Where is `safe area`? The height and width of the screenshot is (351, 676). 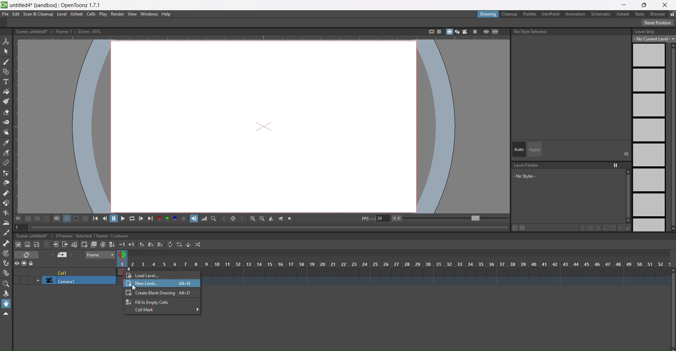
safe area is located at coordinates (430, 32).